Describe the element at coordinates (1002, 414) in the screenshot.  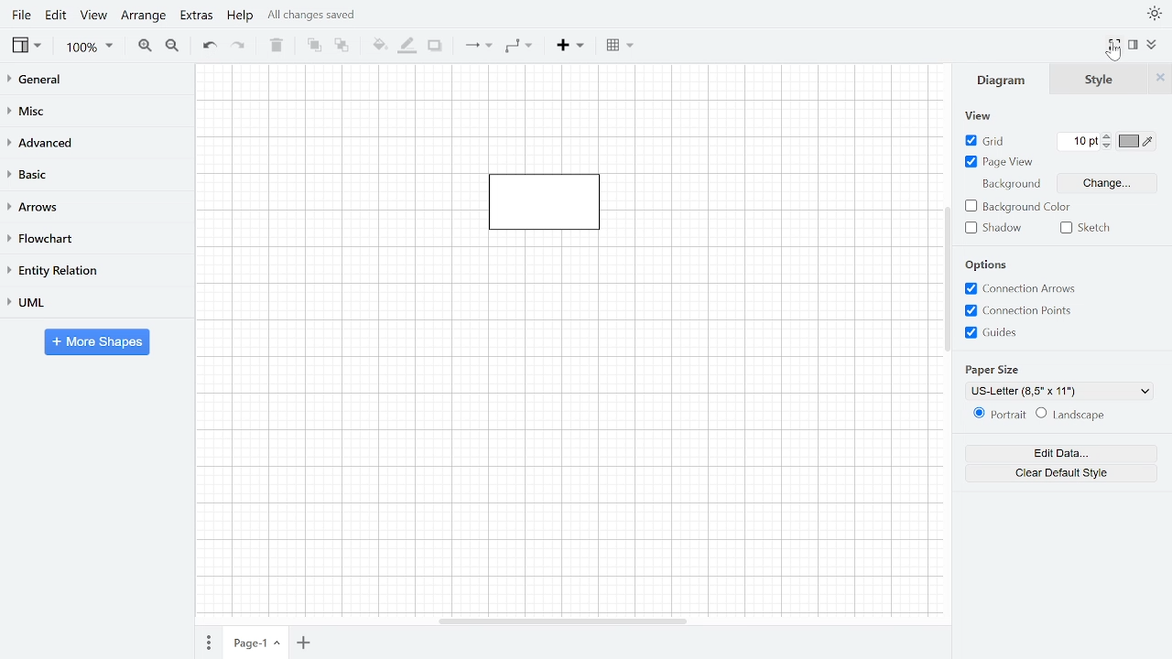
I see `Portrait` at that location.